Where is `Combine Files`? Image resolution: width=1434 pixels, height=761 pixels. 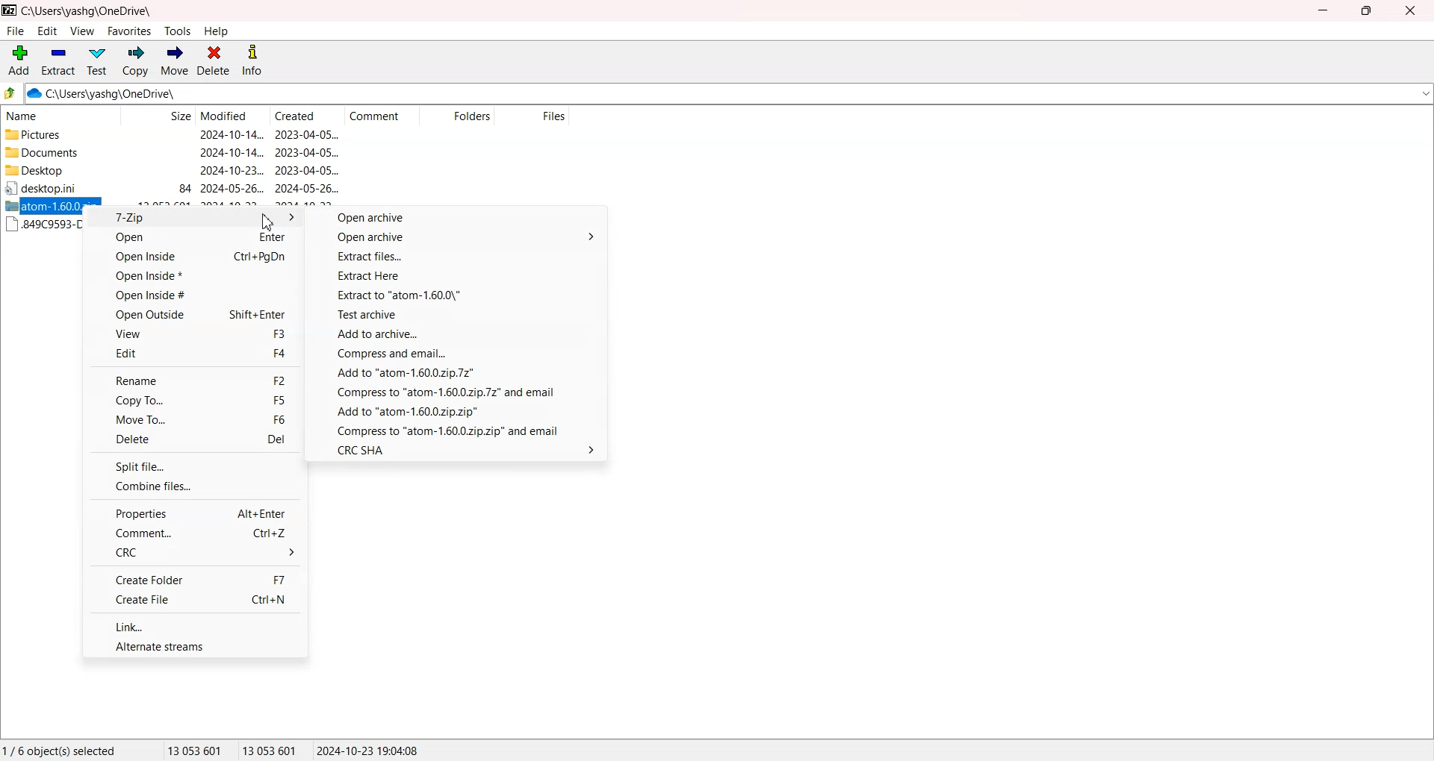 Combine Files is located at coordinates (194, 486).